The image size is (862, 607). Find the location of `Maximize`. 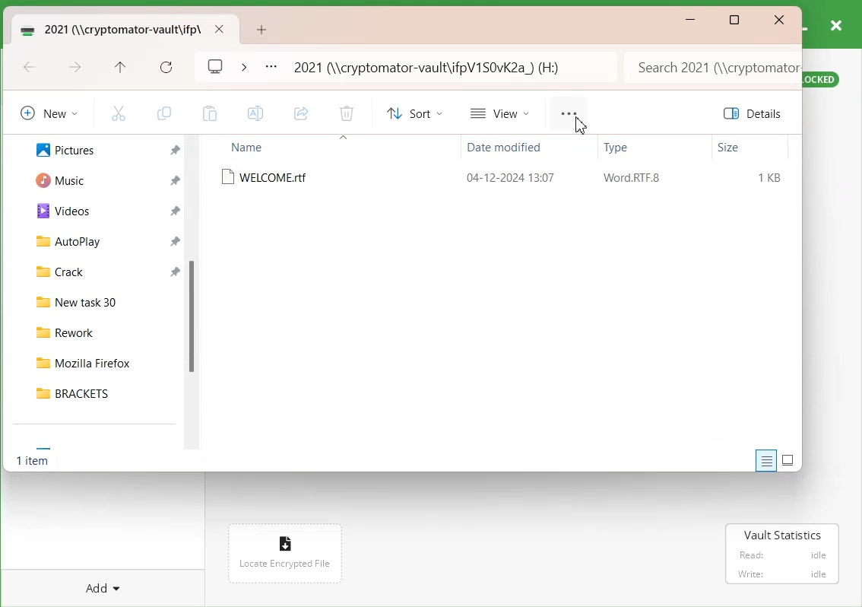

Maximize is located at coordinates (735, 21).